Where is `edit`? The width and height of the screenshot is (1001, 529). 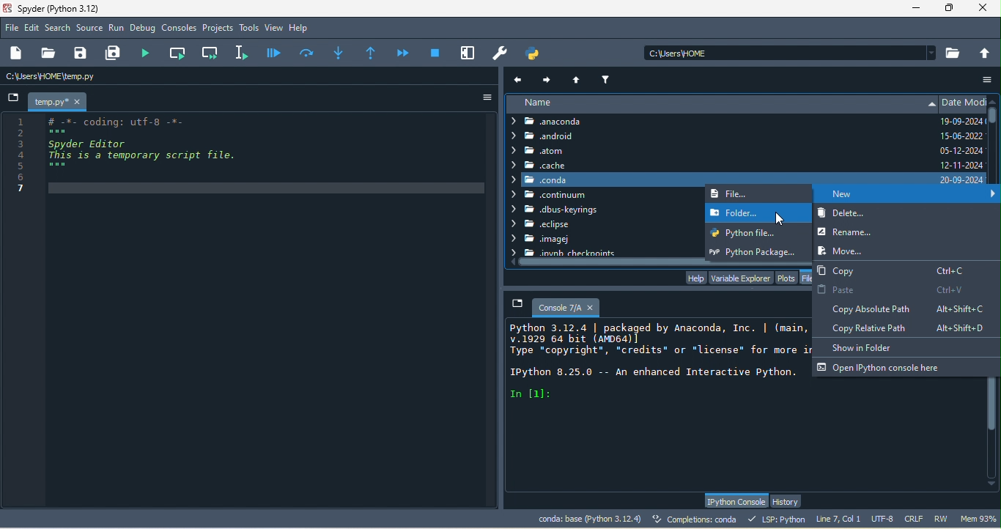 edit is located at coordinates (33, 29).